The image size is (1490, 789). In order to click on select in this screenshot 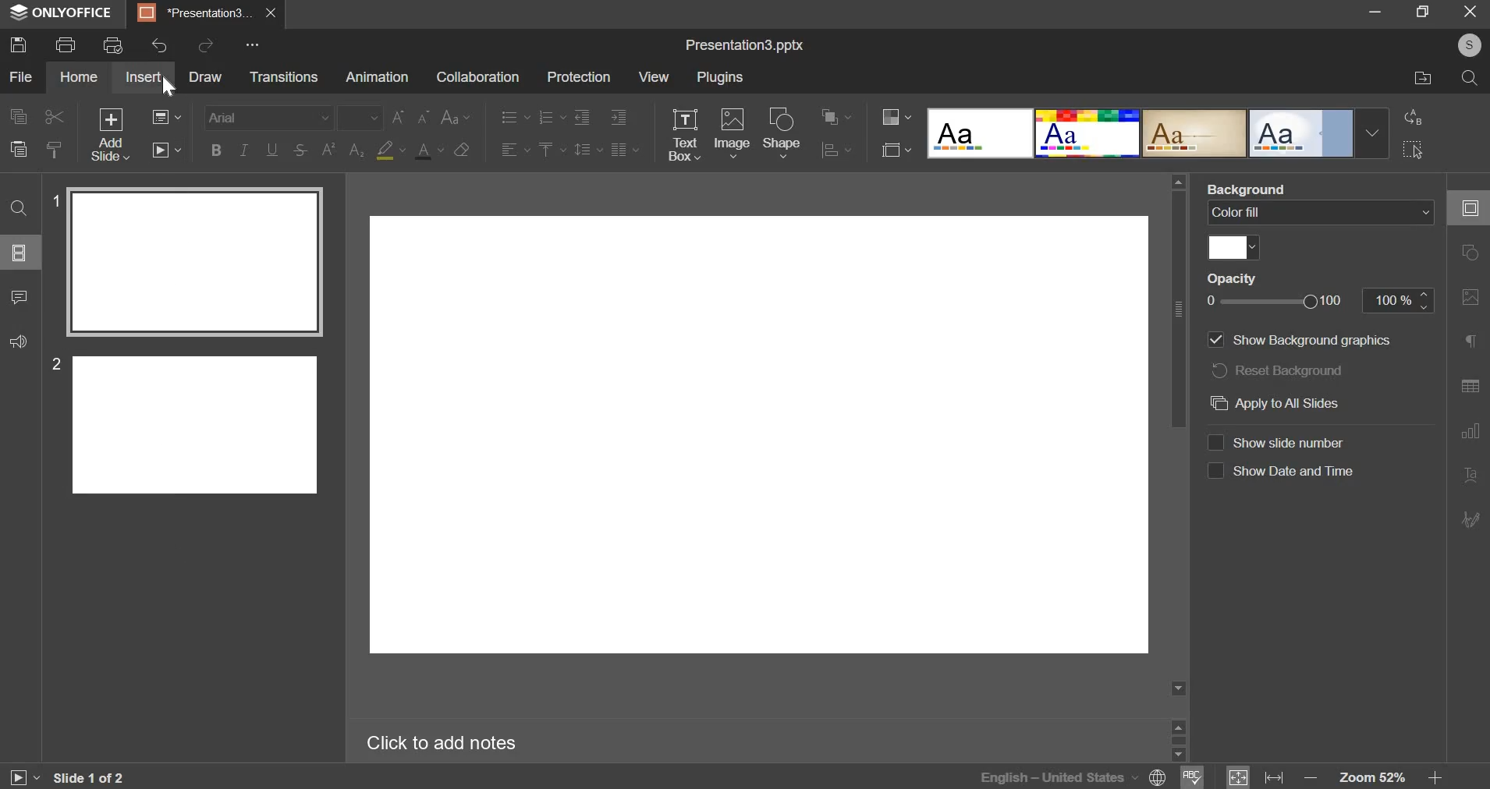, I will do `click(1412, 147)`.